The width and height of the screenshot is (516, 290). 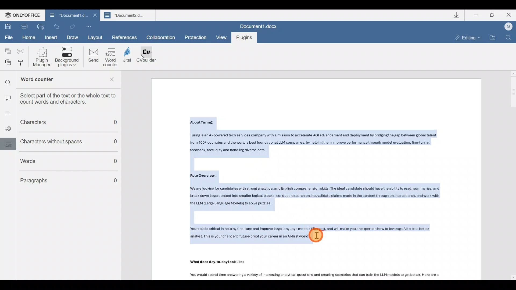 What do you see at coordinates (128, 15) in the screenshot?
I see `Document name` at bounding box center [128, 15].